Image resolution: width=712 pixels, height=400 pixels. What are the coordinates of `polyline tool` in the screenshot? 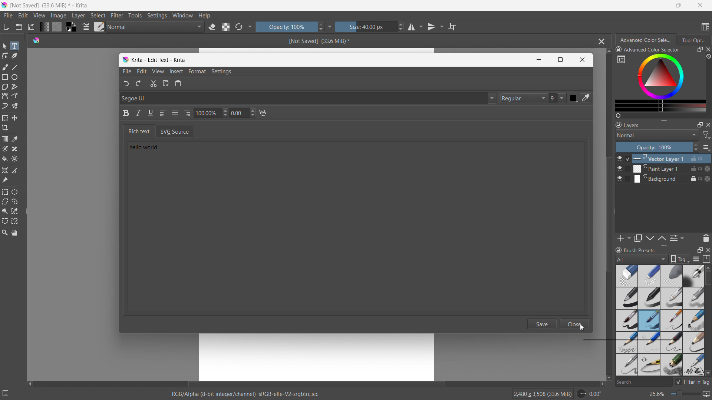 It's located at (14, 87).